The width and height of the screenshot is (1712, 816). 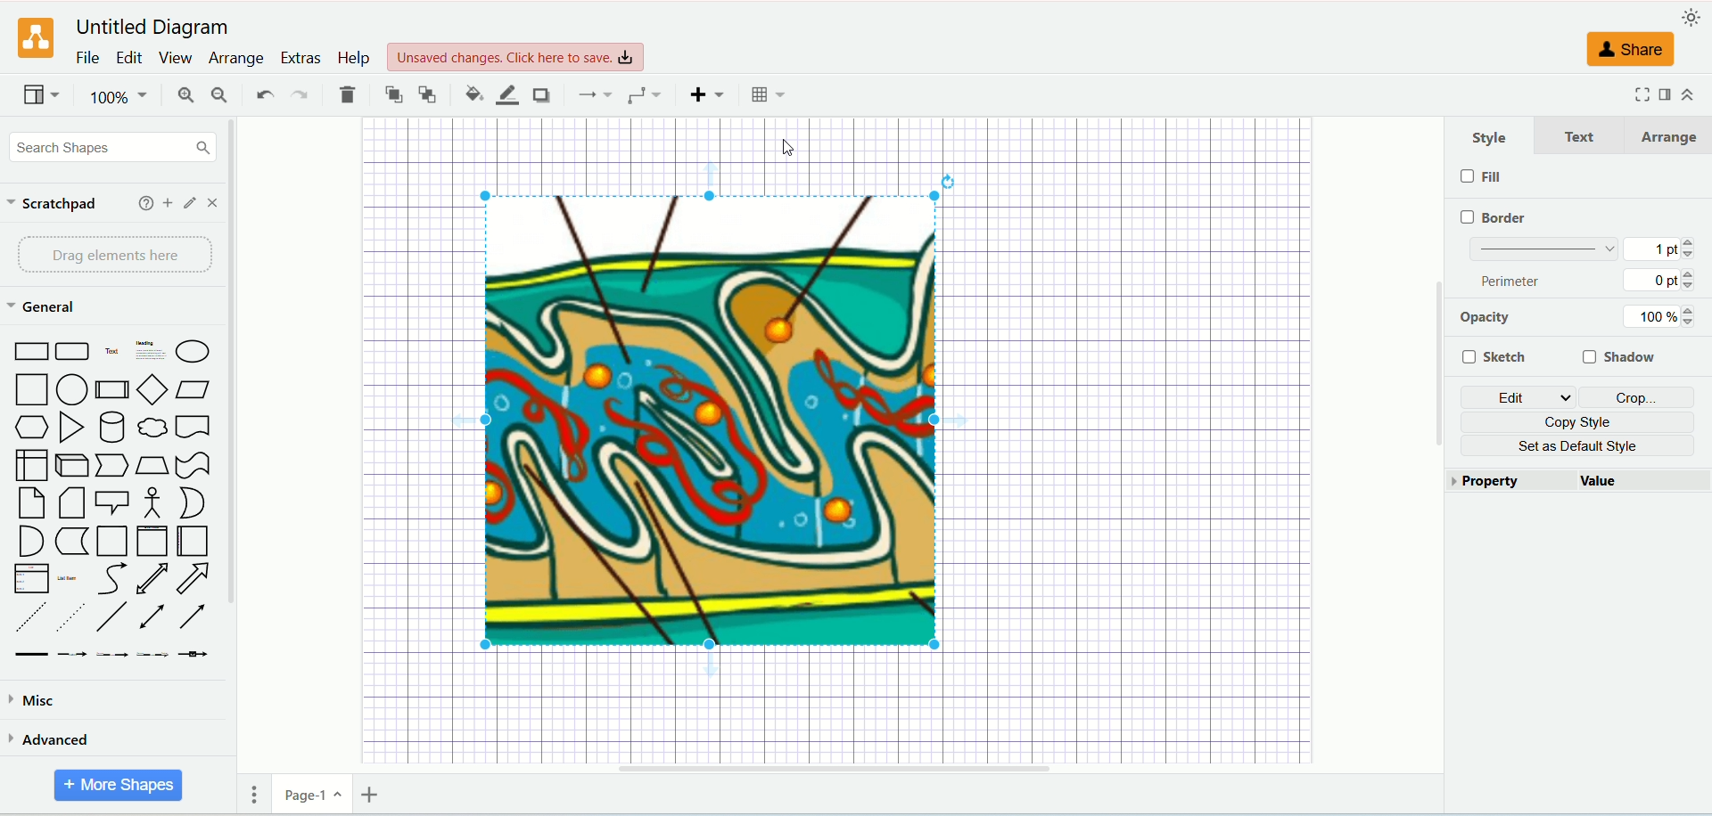 What do you see at coordinates (33, 578) in the screenshot?
I see `Item List` at bounding box center [33, 578].